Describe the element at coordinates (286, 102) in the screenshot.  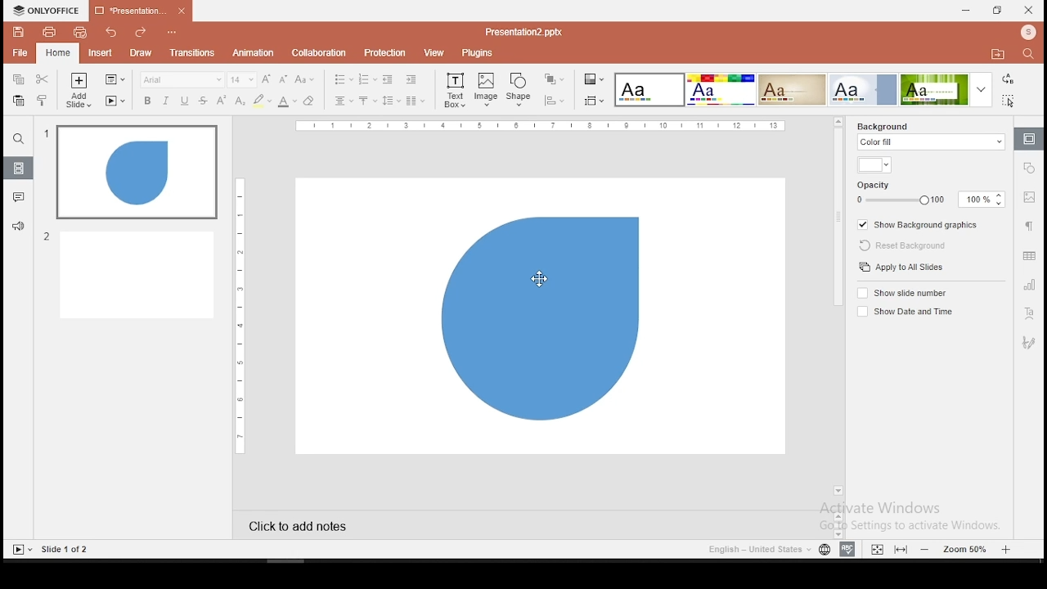
I see `font color` at that location.